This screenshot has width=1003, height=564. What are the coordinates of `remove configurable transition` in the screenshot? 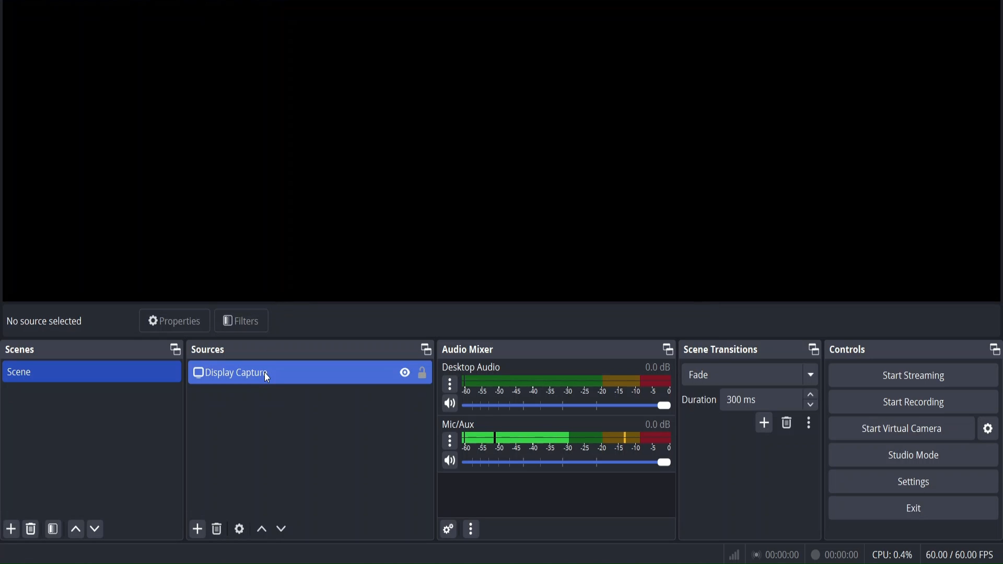 It's located at (788, 422).